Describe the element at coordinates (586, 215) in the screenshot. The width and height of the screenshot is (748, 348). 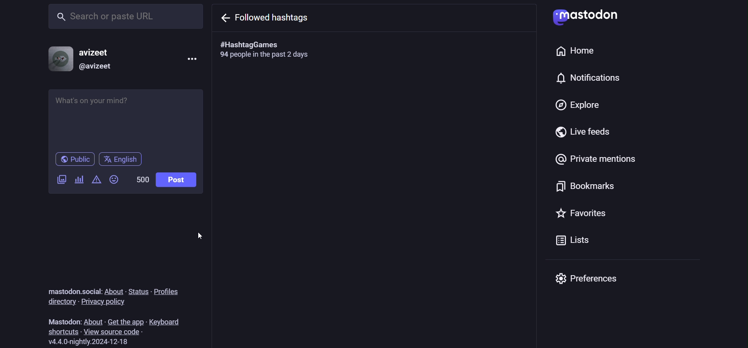
I see `favorites` at that location.